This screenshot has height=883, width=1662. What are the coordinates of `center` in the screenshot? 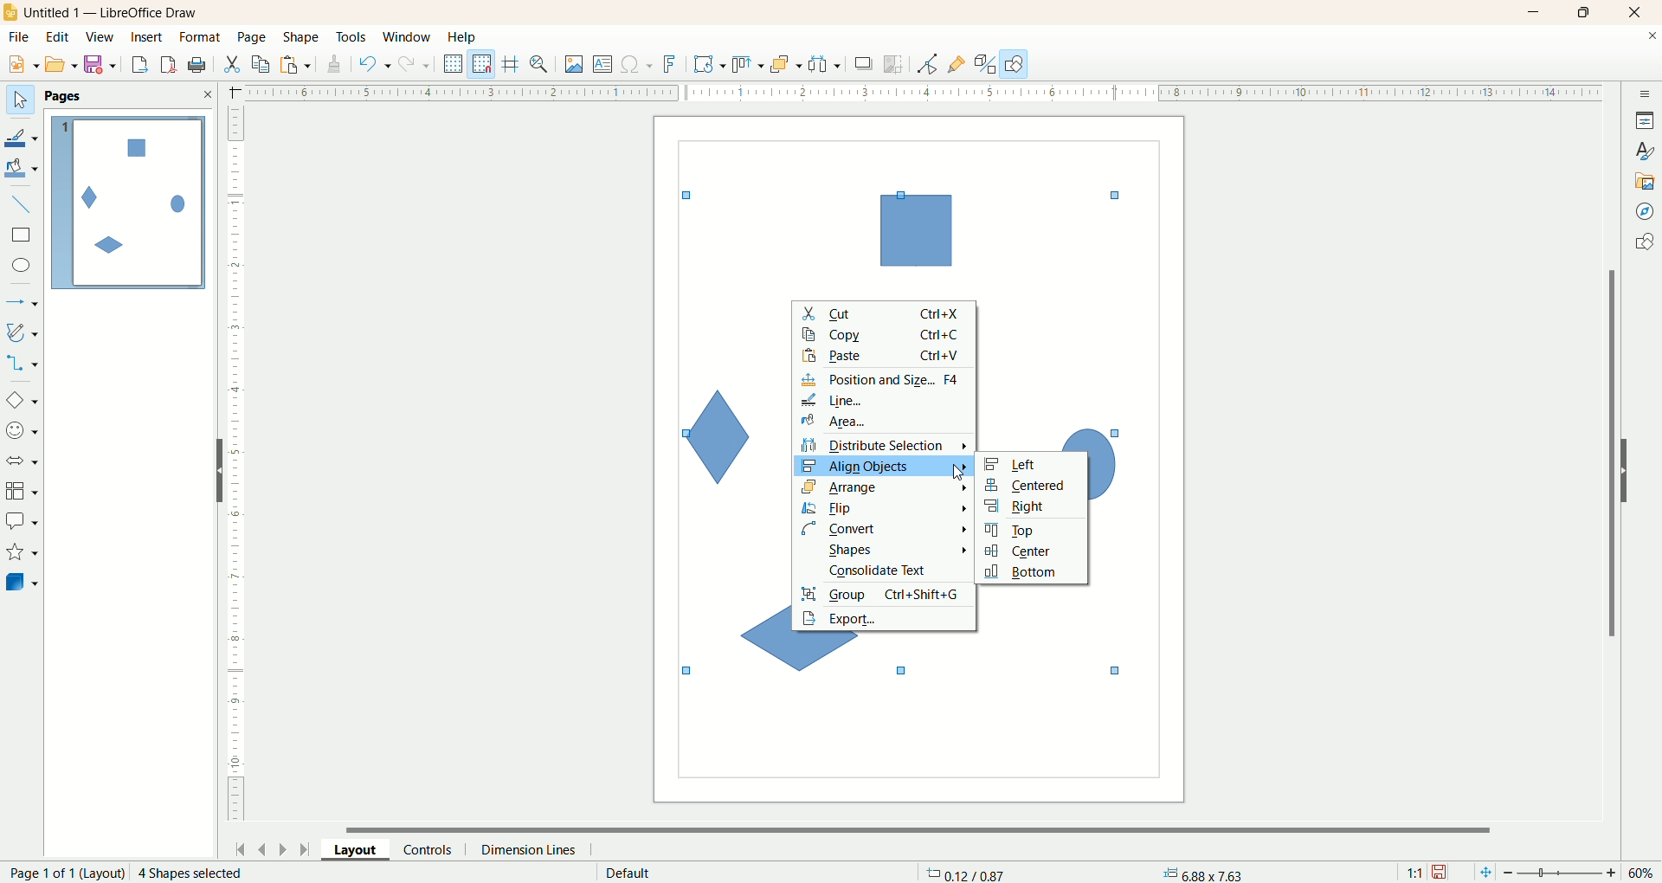 It's located at (1027, 553).